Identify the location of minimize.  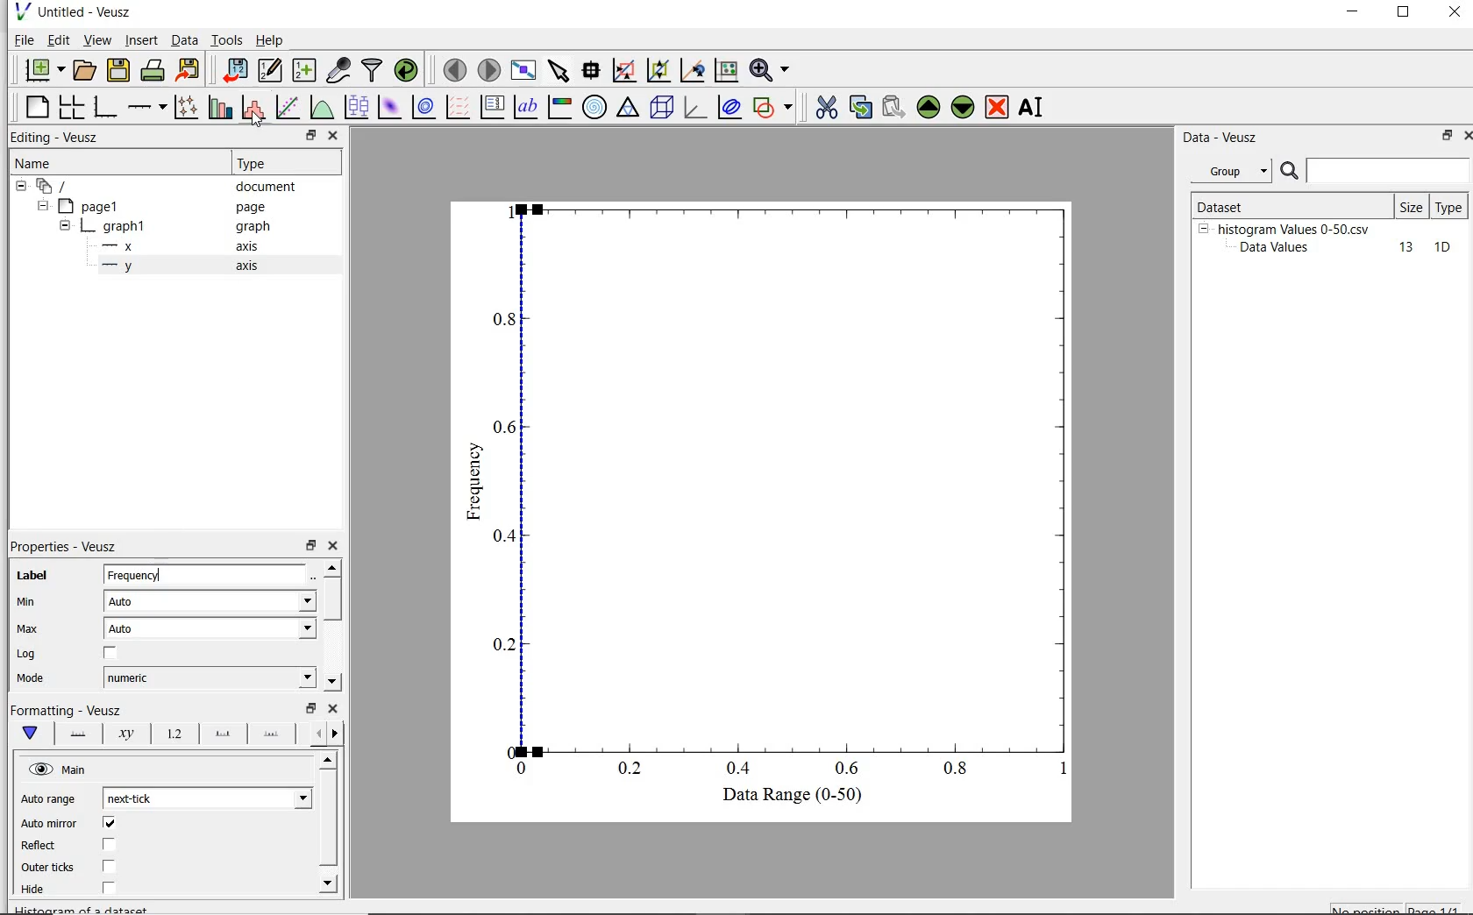
(1354, 14).